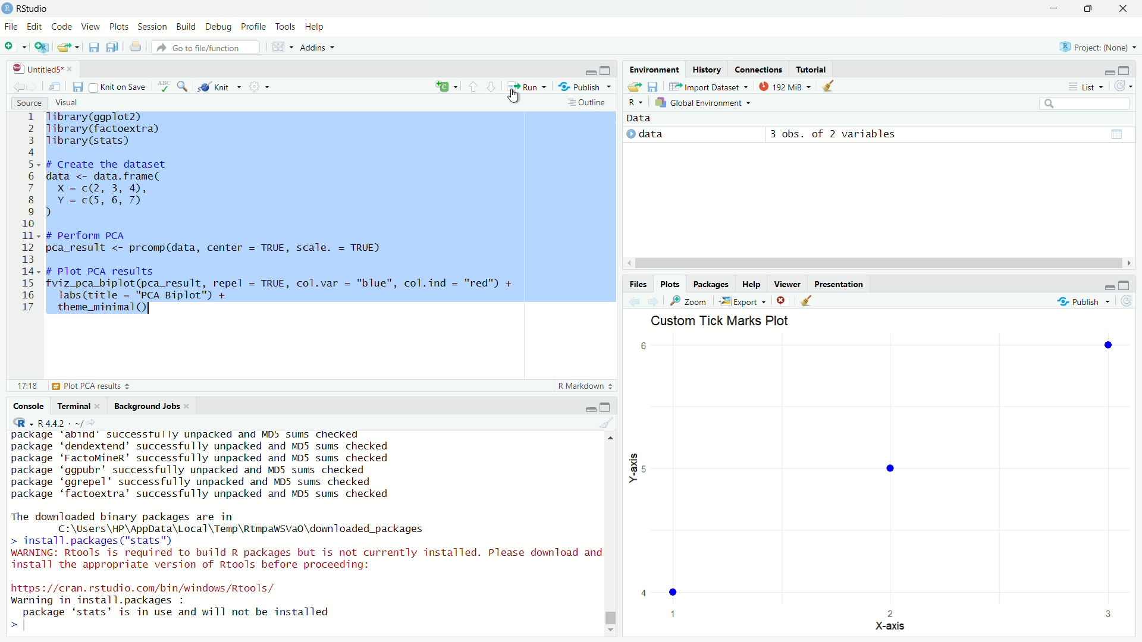 Image resolution: width=1142 pixels, height=642 pixels. I want to click on clear all plots, so click(807, 300).